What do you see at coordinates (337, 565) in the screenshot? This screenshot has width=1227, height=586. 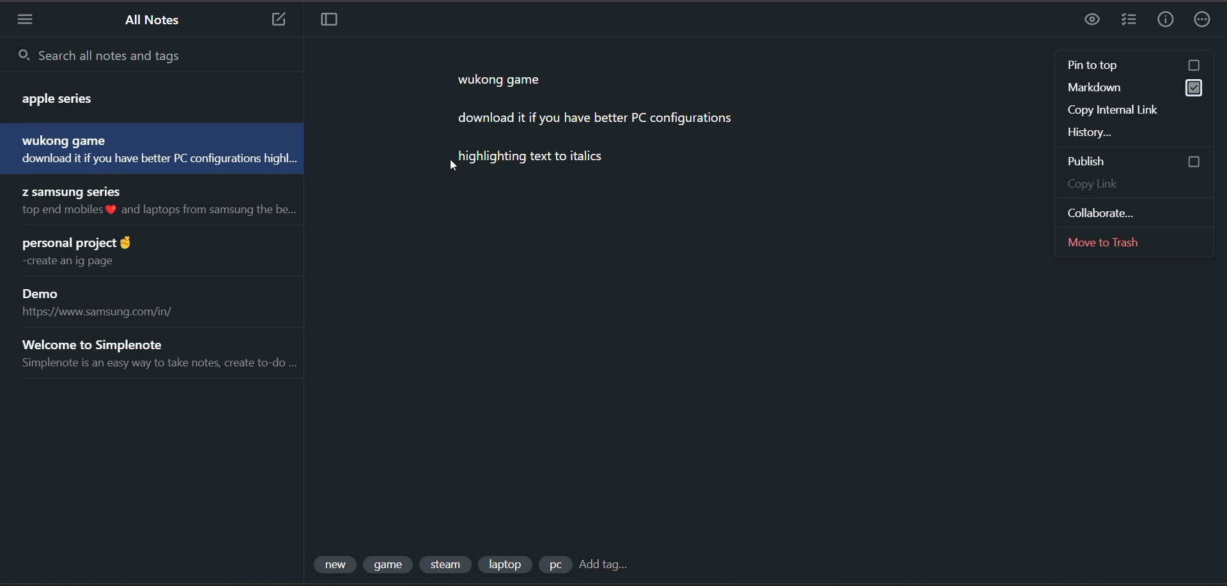 I see `tag 1` at bounding box center [337, 565].